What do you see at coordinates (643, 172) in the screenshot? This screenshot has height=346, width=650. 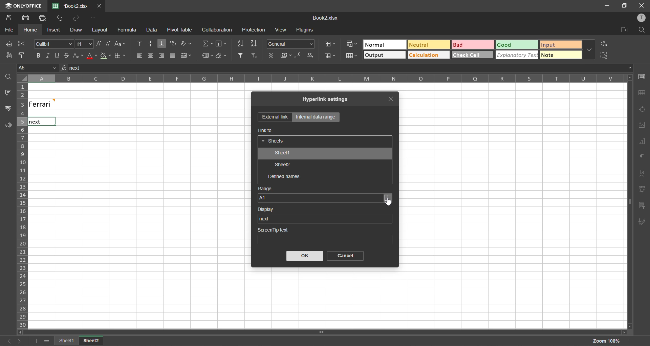 I see `text` at bounding box center [643, 172].